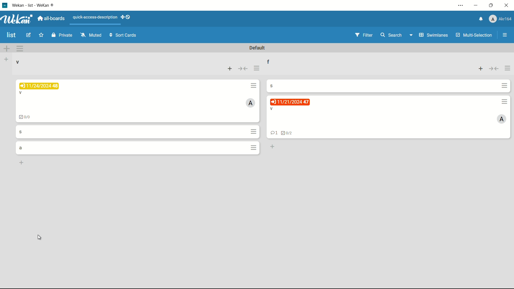  I want to click on cursor, so click(40, 237).